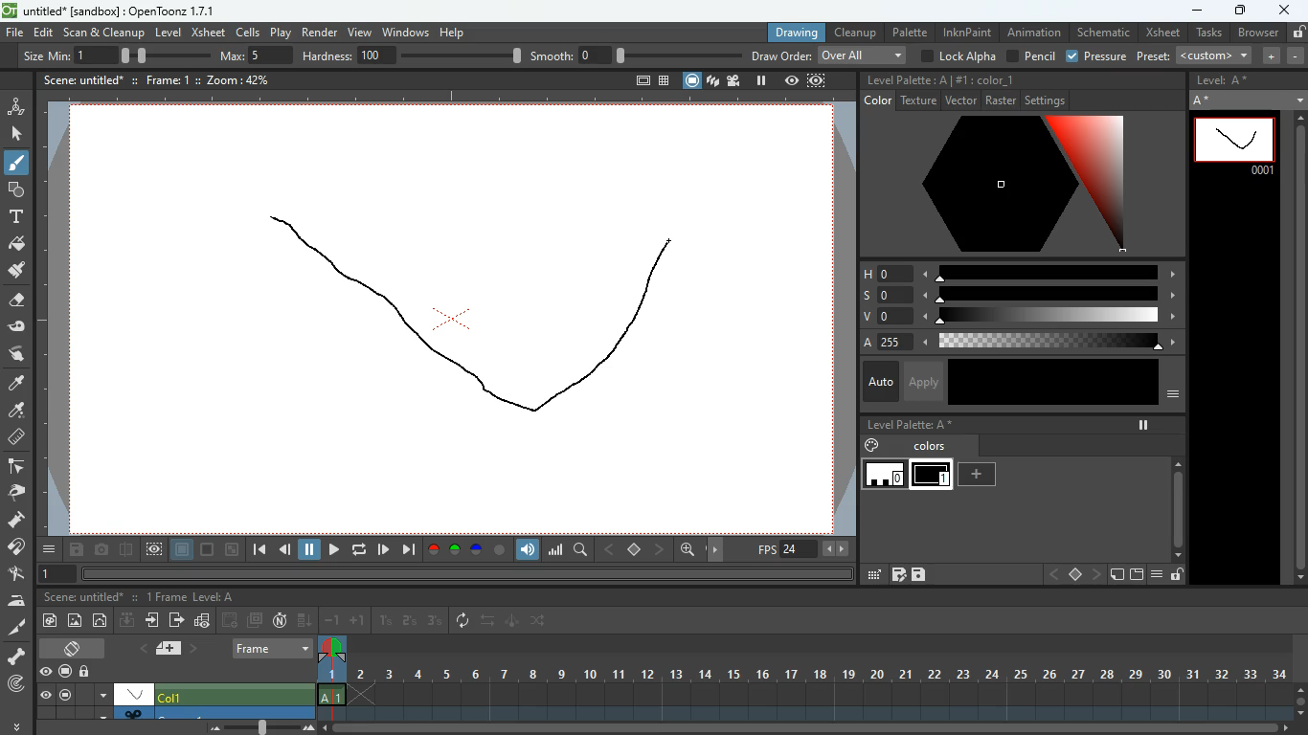 The height and width of the screenshot is (735, 1308). Describe the element at coordinates (1103, 33) in the screenshot. I see `schematic` at that location.